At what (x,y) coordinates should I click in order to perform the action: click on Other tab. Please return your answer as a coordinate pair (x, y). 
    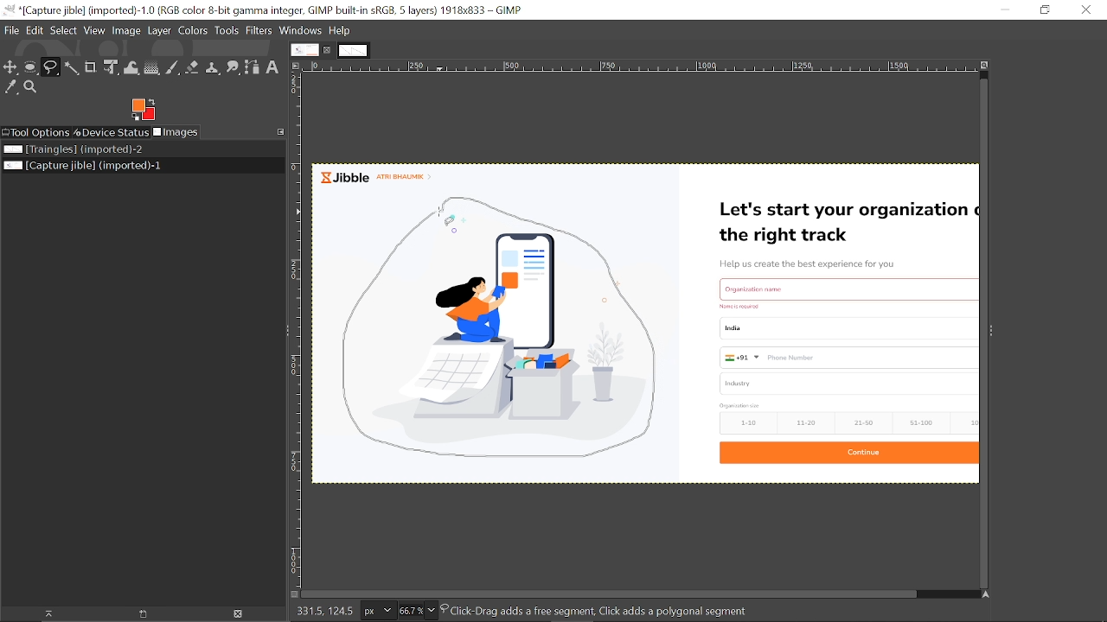
    Looking at the image, I should click on (353, 50).